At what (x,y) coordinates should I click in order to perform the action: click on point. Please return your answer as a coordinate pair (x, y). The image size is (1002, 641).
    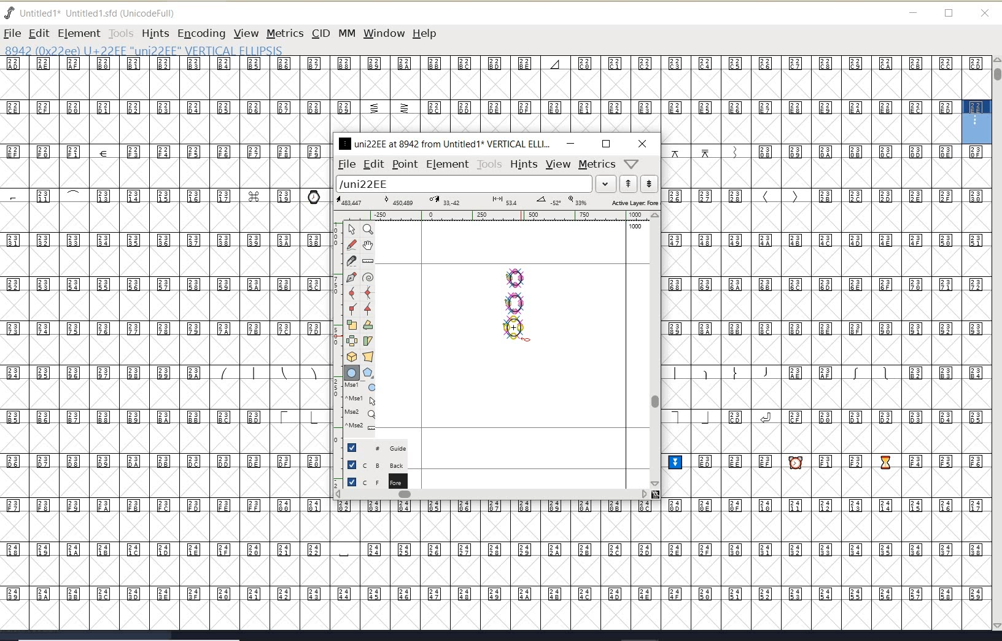
    Looking at the image, I should click on (404, 165).